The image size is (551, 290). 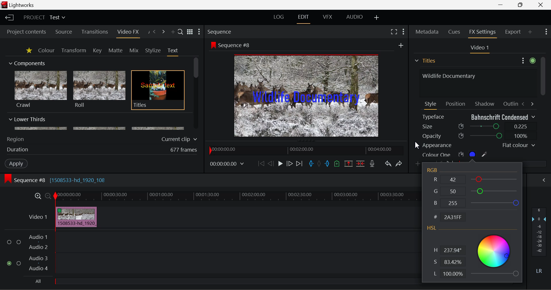 What do you see at coordinates (75, 217) in the screenshot?
I see `Clip Inserted` at bounding box center [75, 217].